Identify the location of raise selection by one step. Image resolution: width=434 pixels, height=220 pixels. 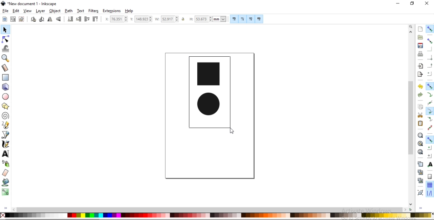
(87, 20).